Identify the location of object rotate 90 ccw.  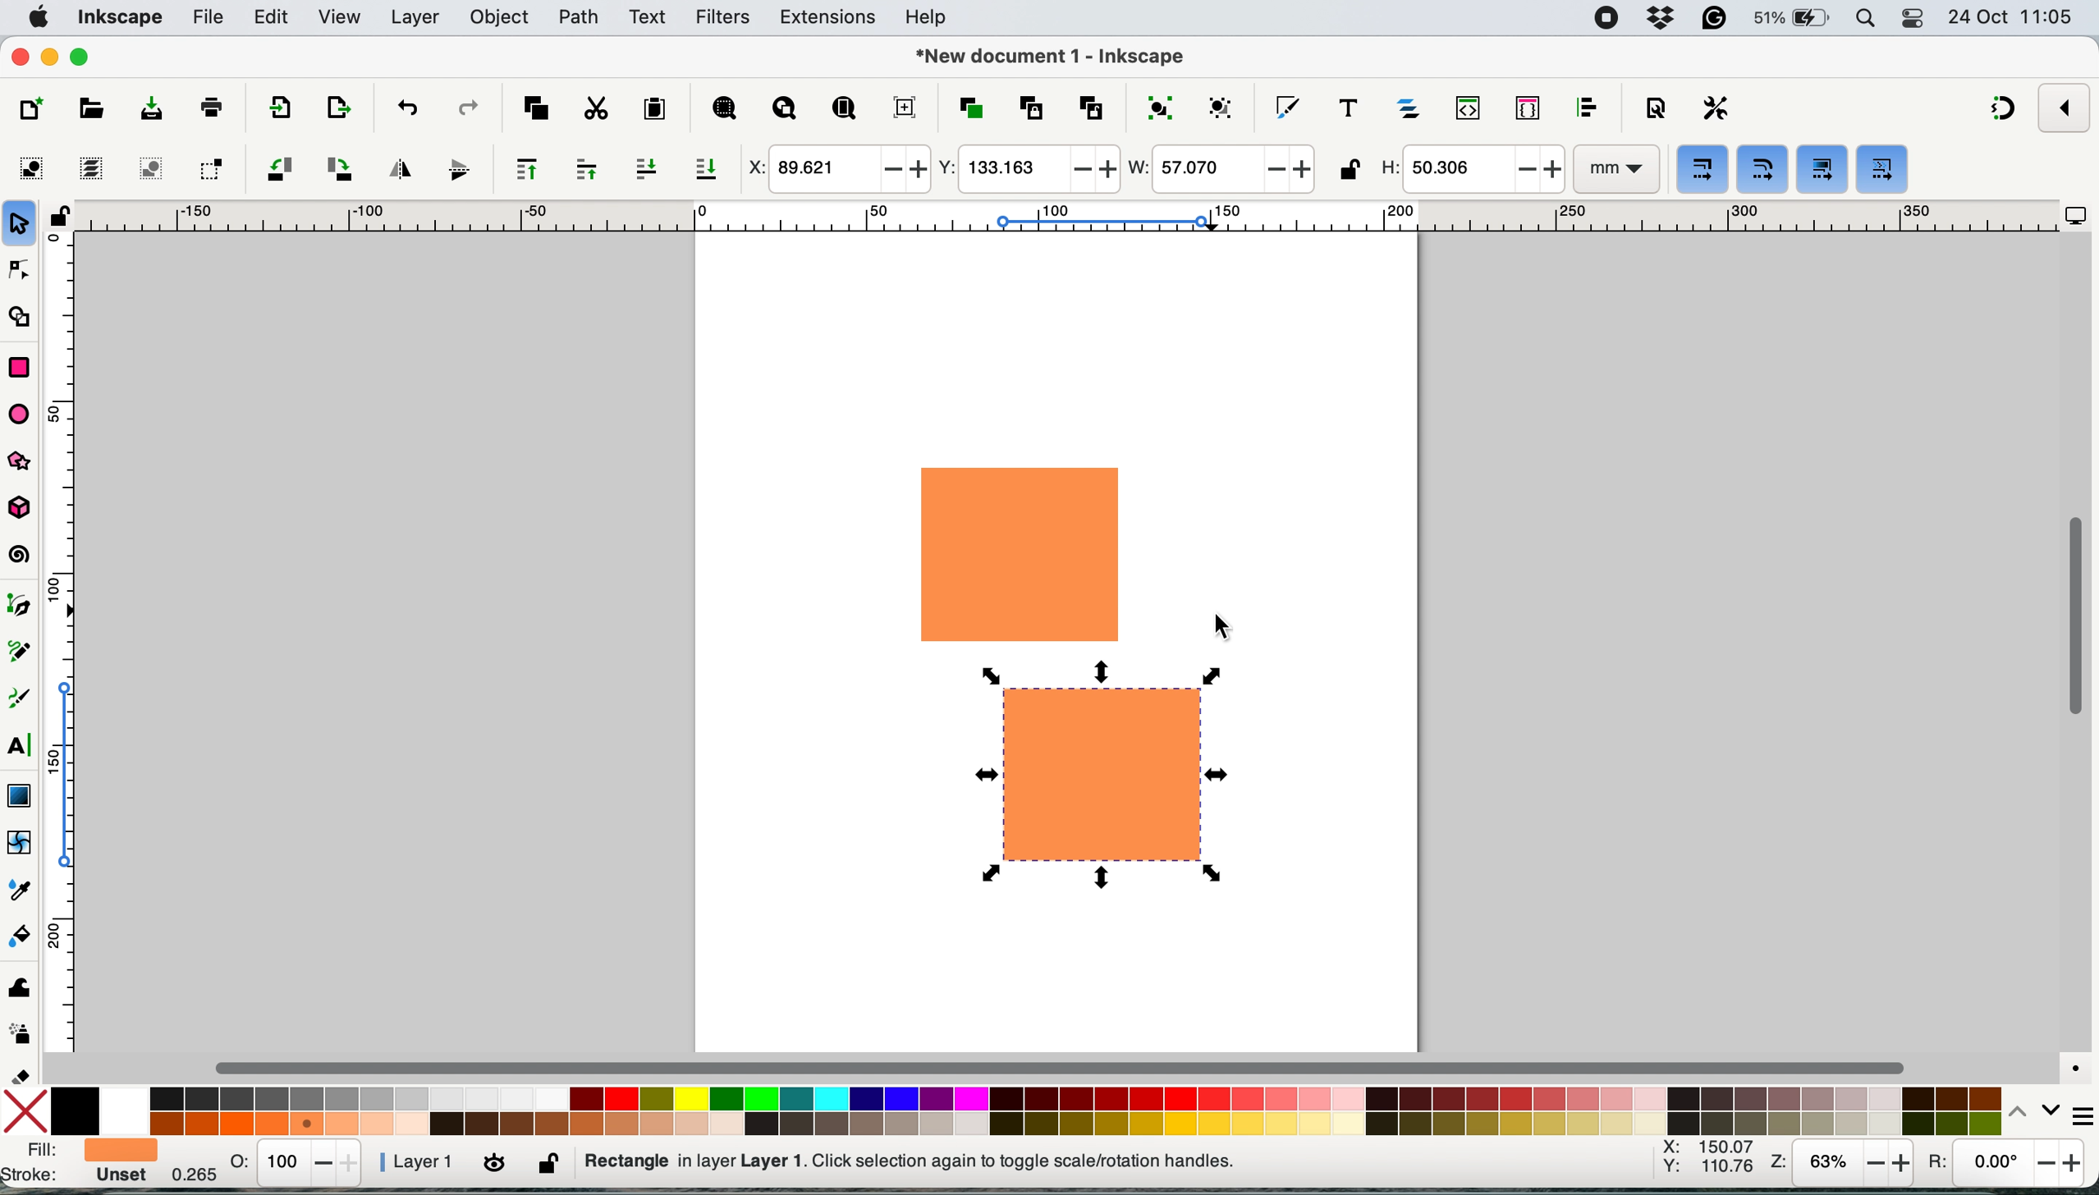
(277, 171).